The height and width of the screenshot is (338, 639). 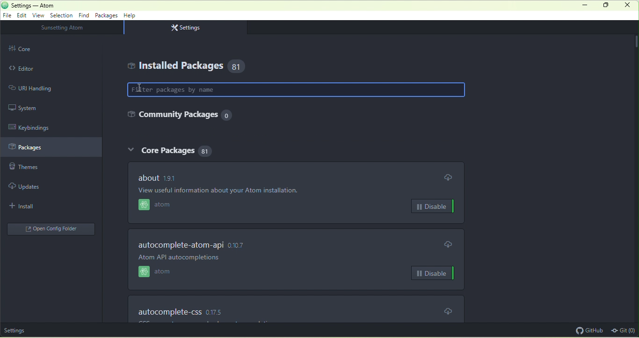 What do you see at coordinates (191, 260) in the screenshot?
I see `atom api autocompletions` at bounding box center [191, 260].